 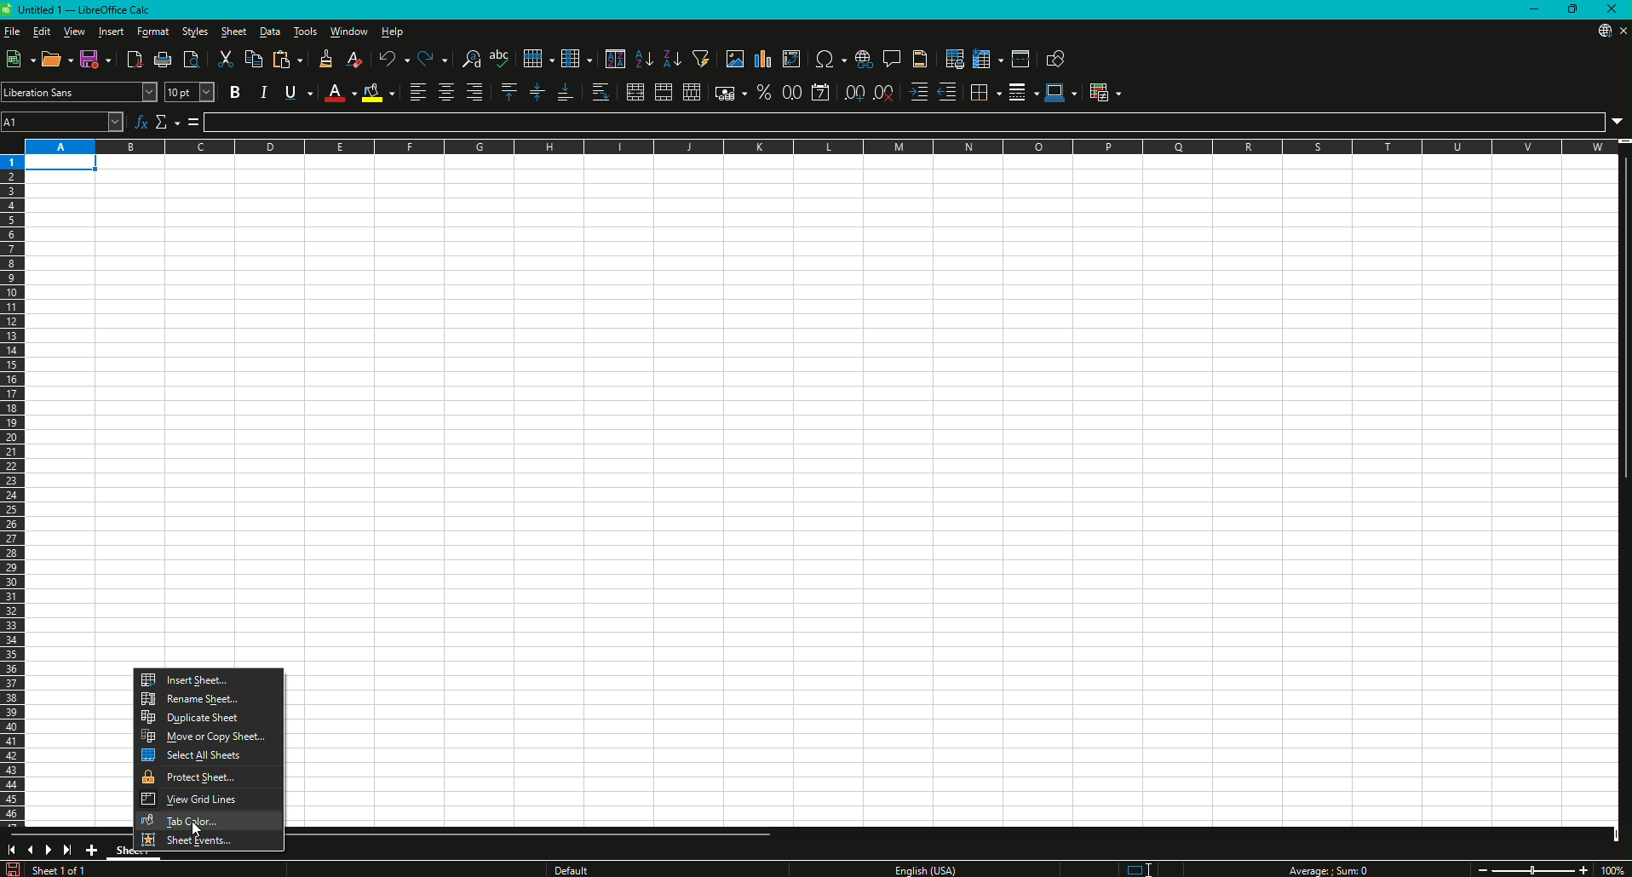 What do you see at coordinates (164, 59) in the screenshot?
I see `Print` at bounding box center [164, 59].